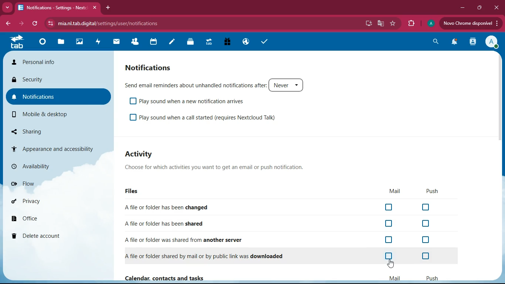 This screenshot has height=284, width=505. What do you see at coordinates (426, 224) in the screenshot?
I see `off` at bounding box center [426, 224].